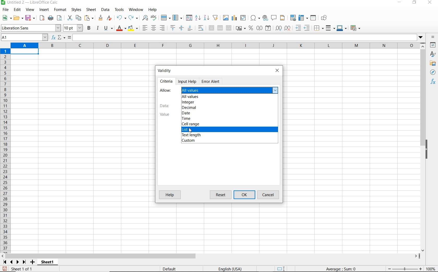 This screenshot has height=272, width=438. What do you see at coordinates (108, 29) in the screenshot?
I see `underline` at bounding box center [108, 29].